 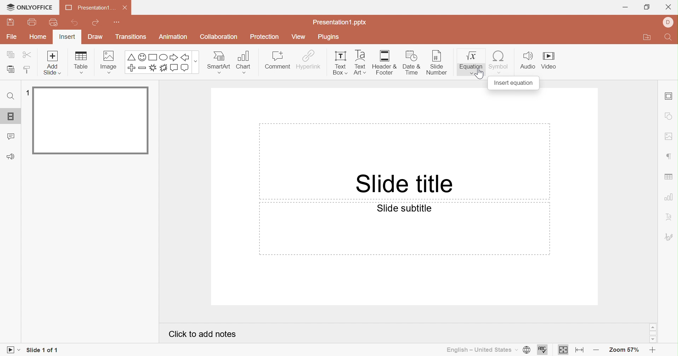 What do you see at coordinates (75, 24) in the screenshot?
I see `Undo` at bounding box center [75, 24].